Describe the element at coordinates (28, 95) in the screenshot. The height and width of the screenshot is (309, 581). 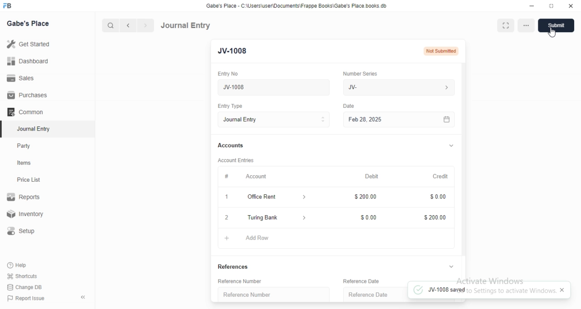
I see `Purchases` at that location.